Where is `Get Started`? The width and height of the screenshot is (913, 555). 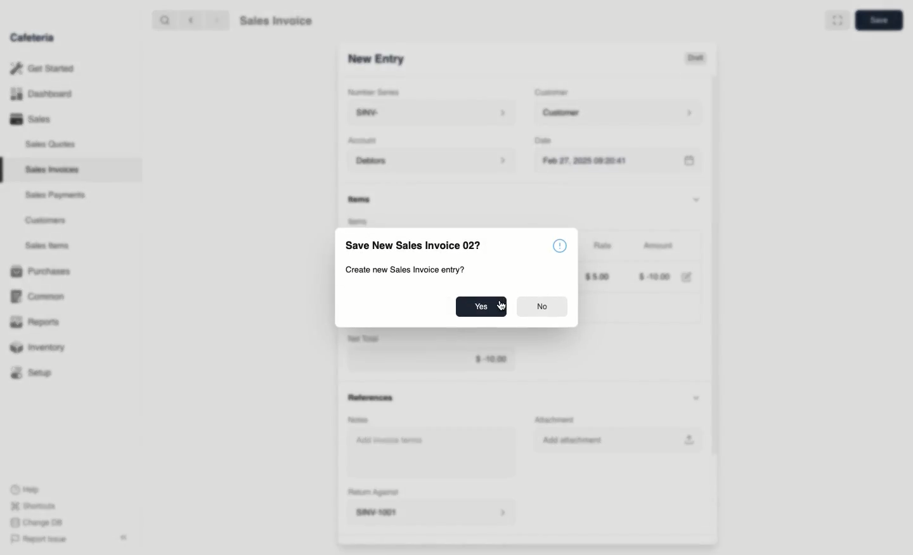
Get Started is located at coordinates (42, 68).